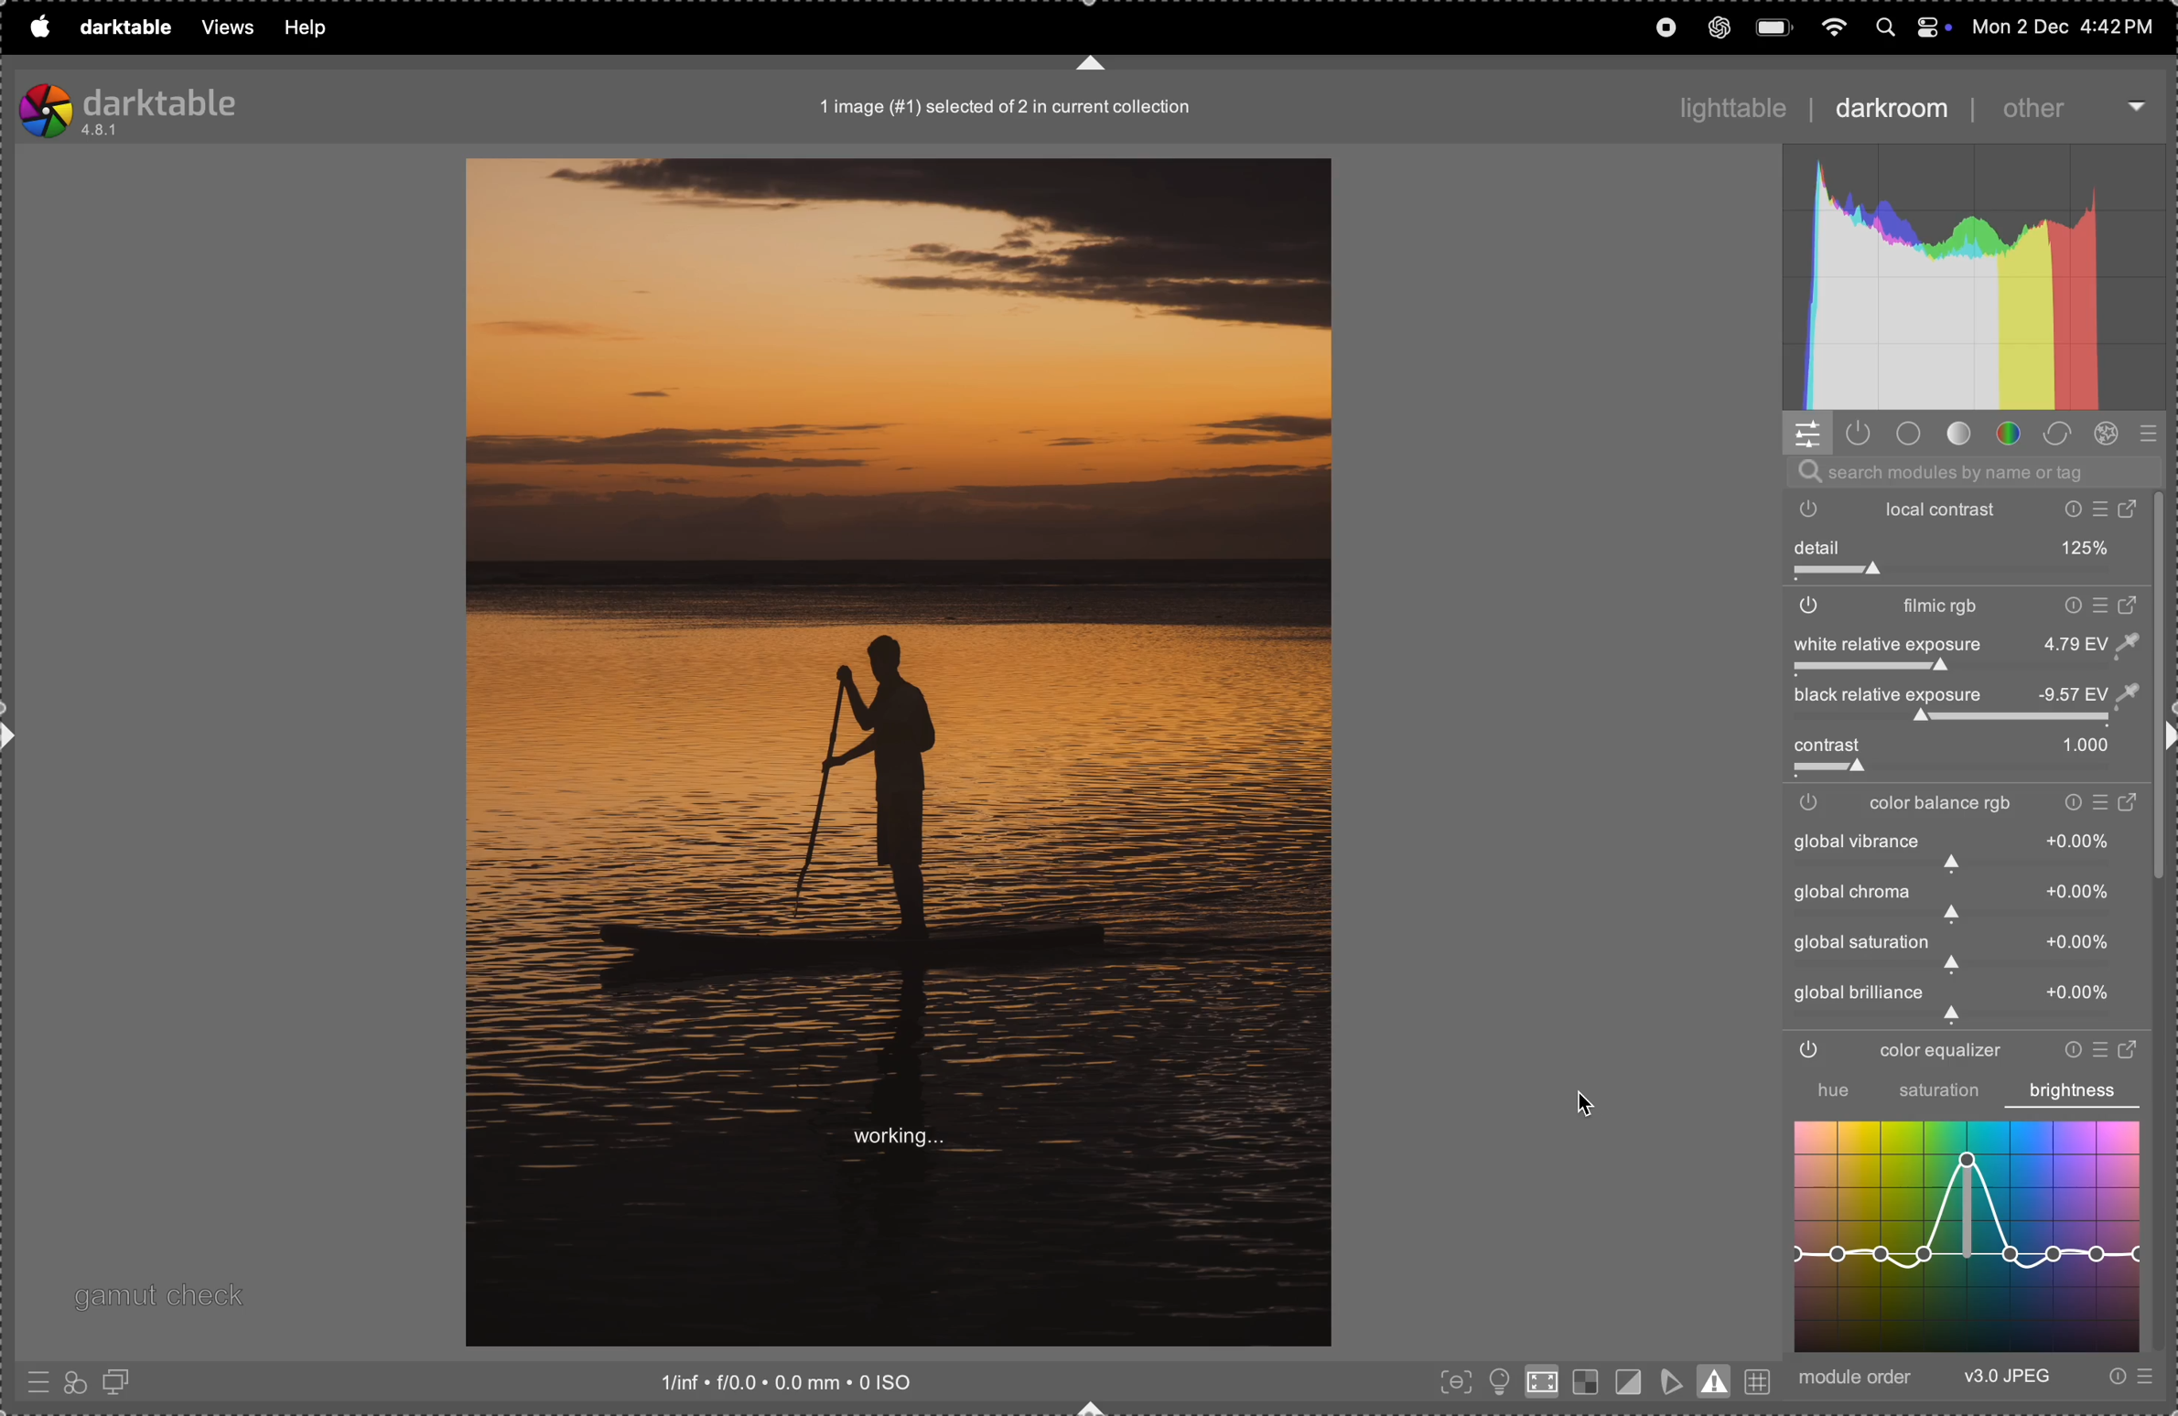 This screenshot has height=1416, width=2178. What do you see at coordinates (35, 1386) in the screenshot?
I see `presets` at bounding box center [35, 1386].